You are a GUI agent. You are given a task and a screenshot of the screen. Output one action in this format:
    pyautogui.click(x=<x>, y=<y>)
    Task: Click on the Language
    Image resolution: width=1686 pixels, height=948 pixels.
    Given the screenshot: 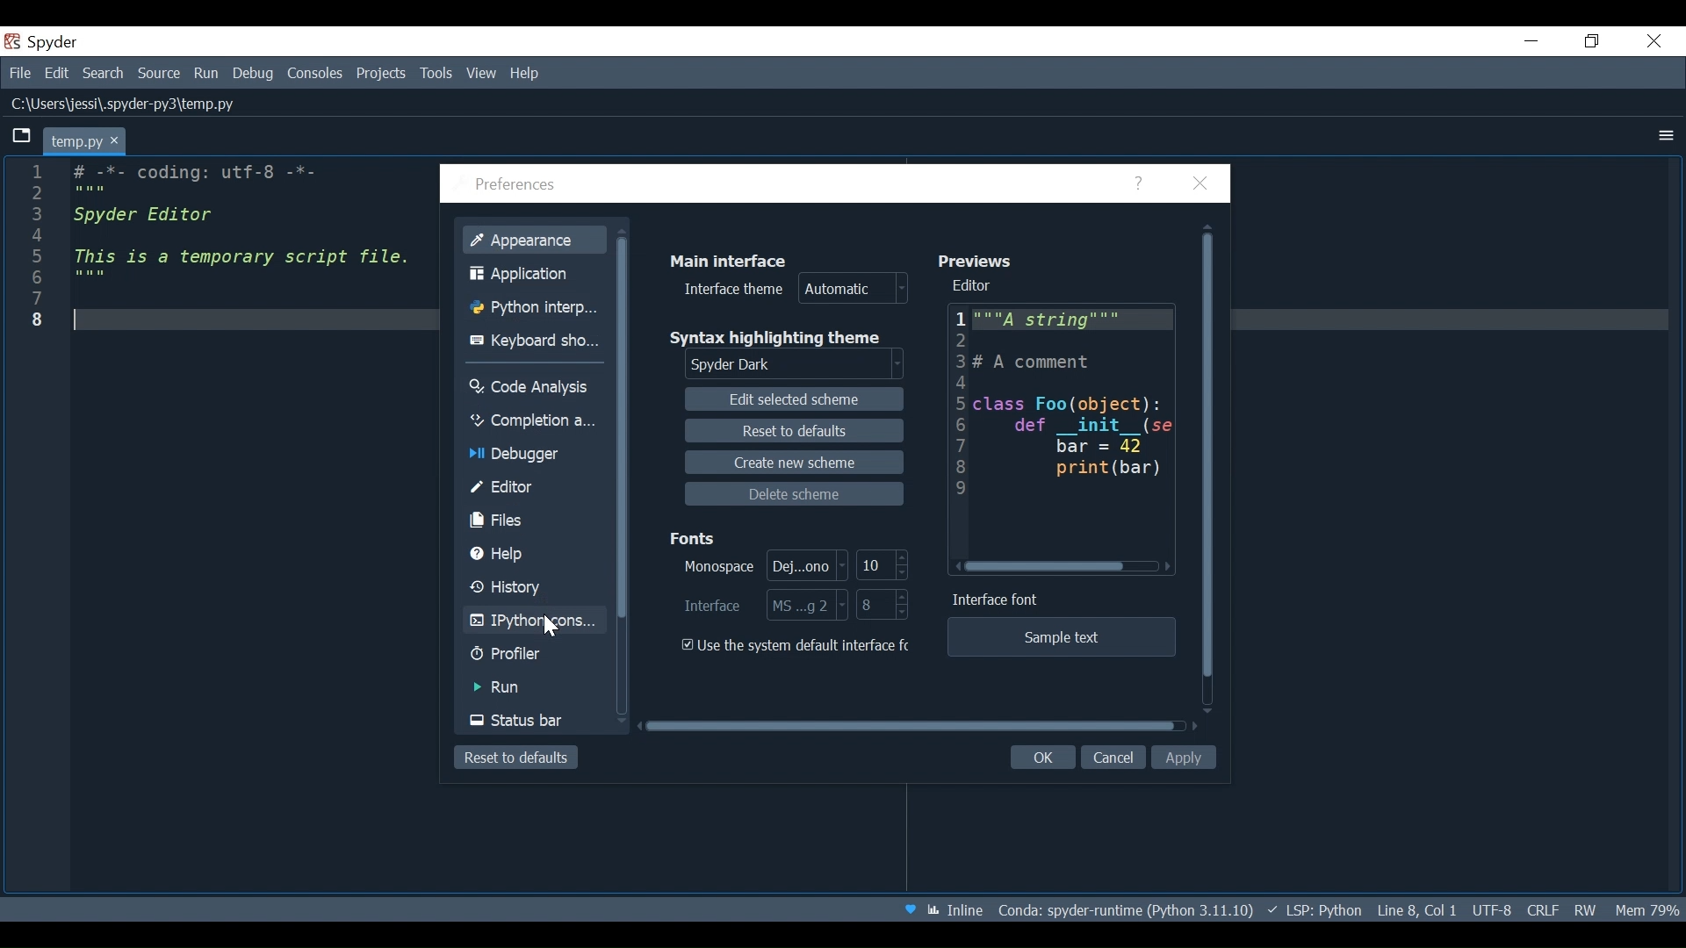 What is the action you would take?
    pyautogui.click(x=1366, y=911)
    